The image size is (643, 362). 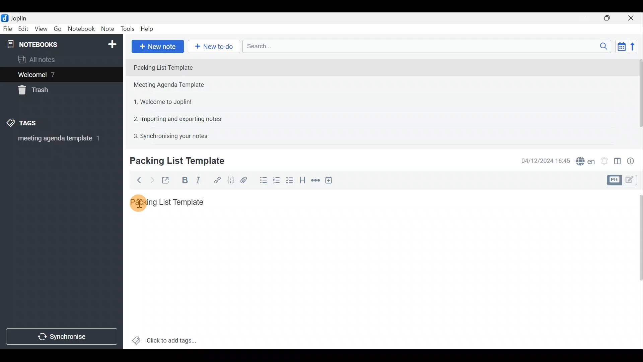 I want to click on Set alarm, so click(x=604, y=159).